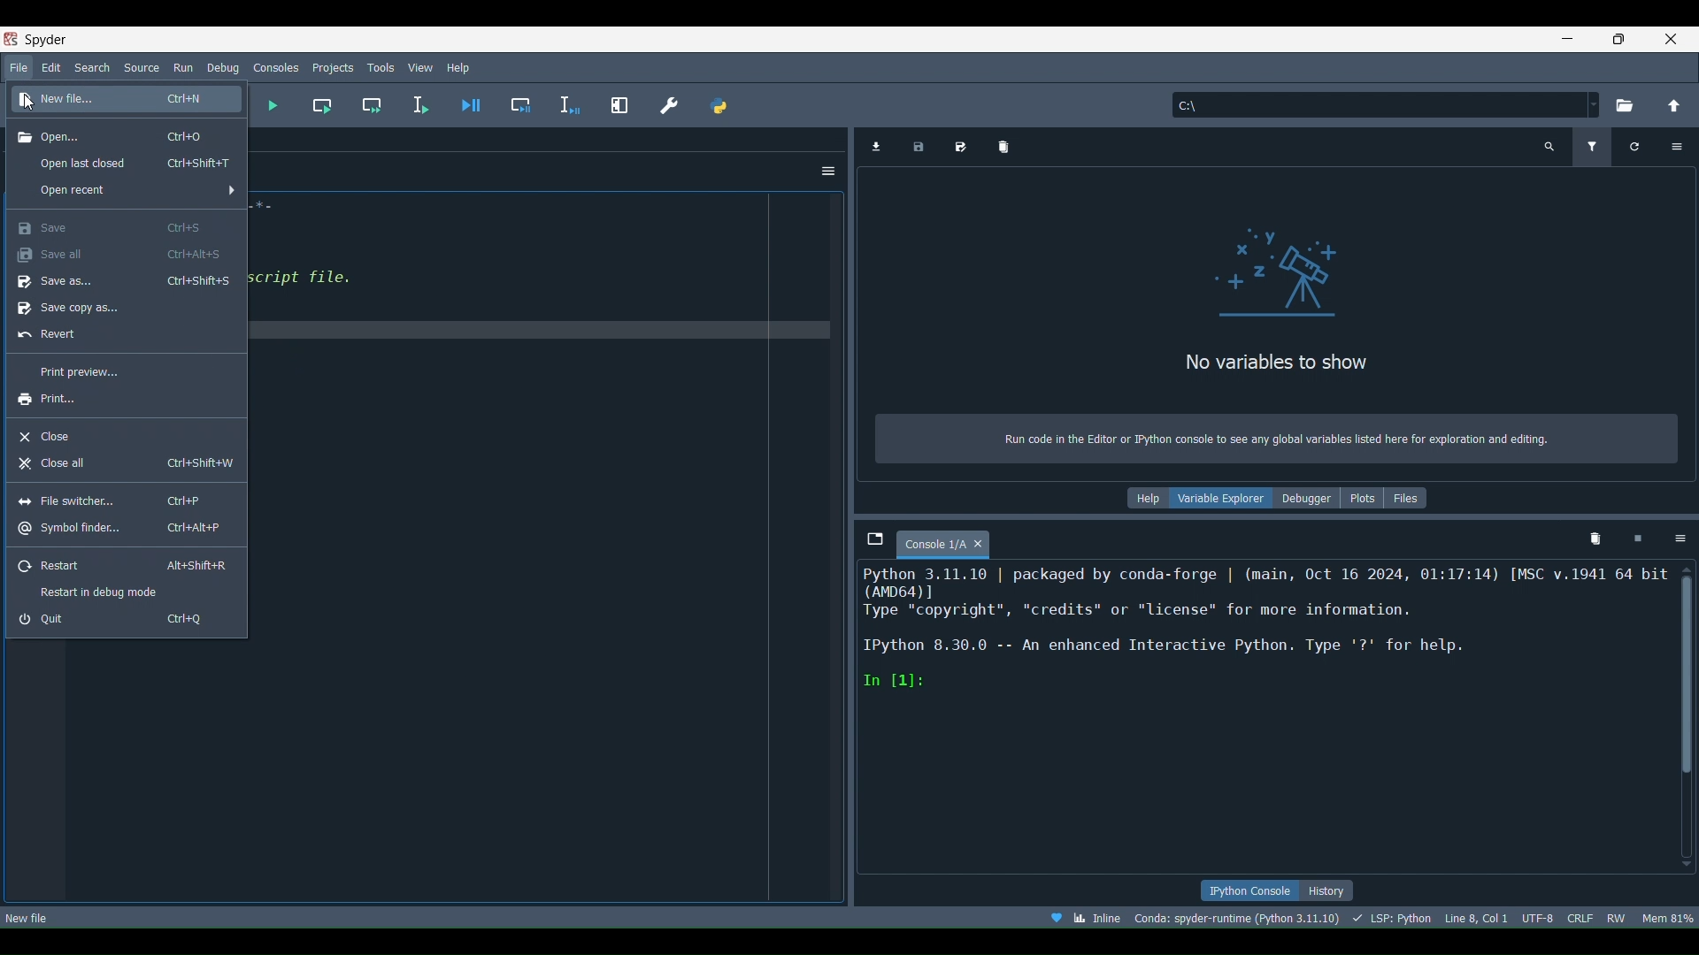  What do you see at coordinates (421, 67) in the screenshot?
I see `View` at bounding box center [421, 67].